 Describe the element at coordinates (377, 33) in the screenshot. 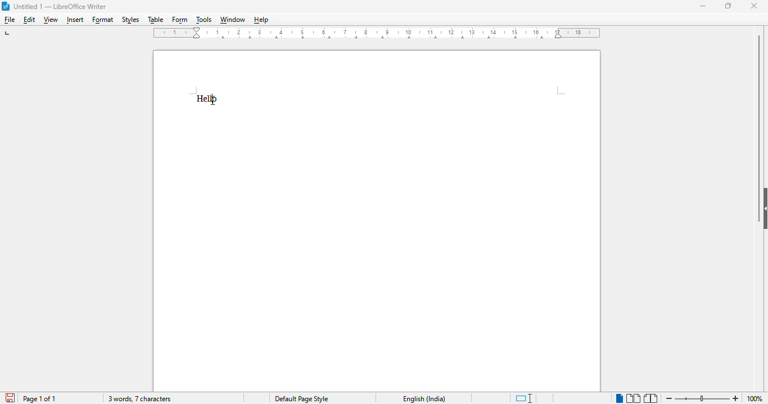

I see `ruler` at that location.